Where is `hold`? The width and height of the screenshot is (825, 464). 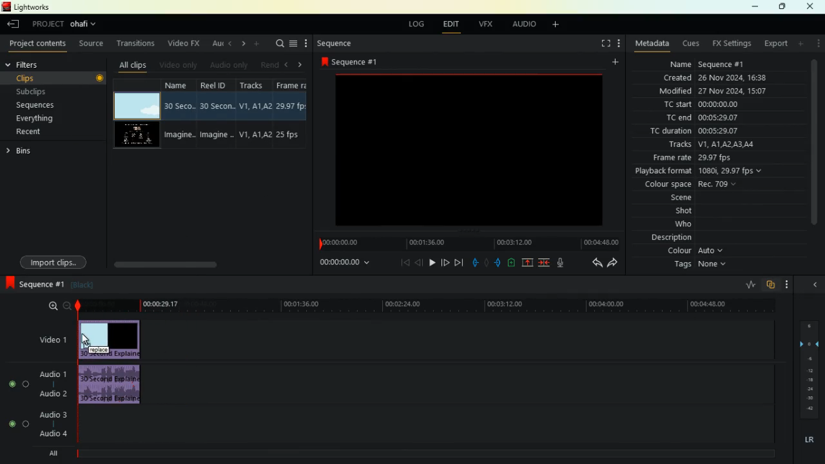 hold is located at coordinates (486, 262).